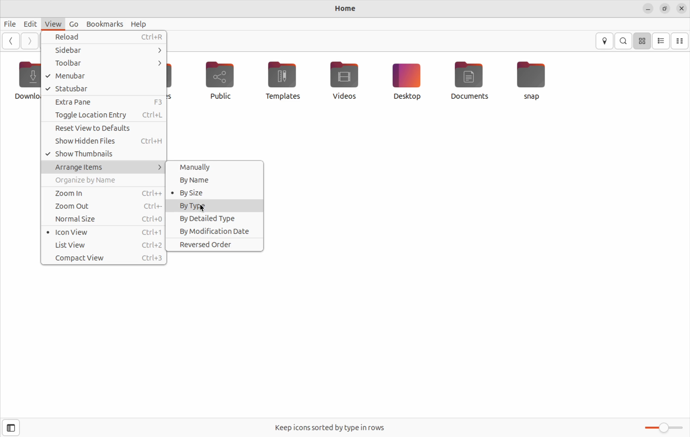  I want to click on by modification type, so click(215, 231).